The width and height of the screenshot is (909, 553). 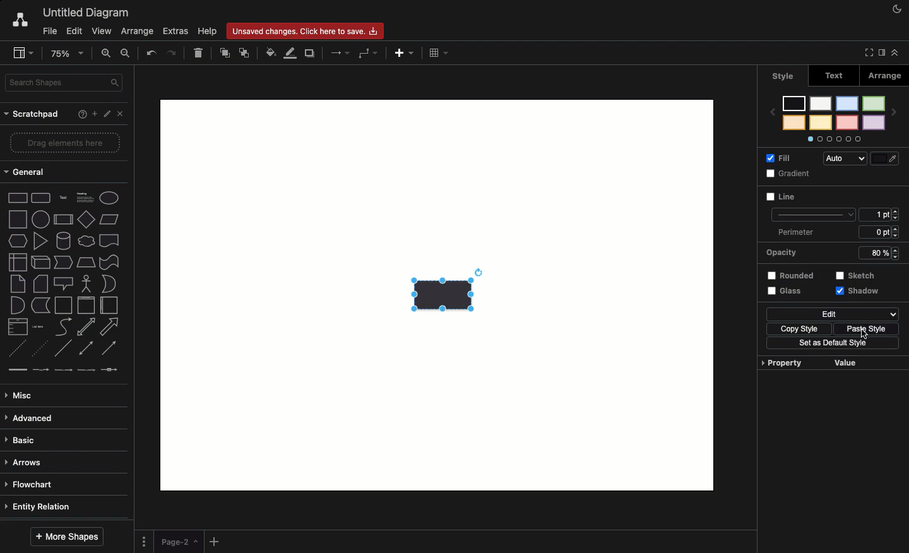 What do you see at coordinates (41, 369) in the screenshot?
I see `connector with label` at bounding box center [41, 369].